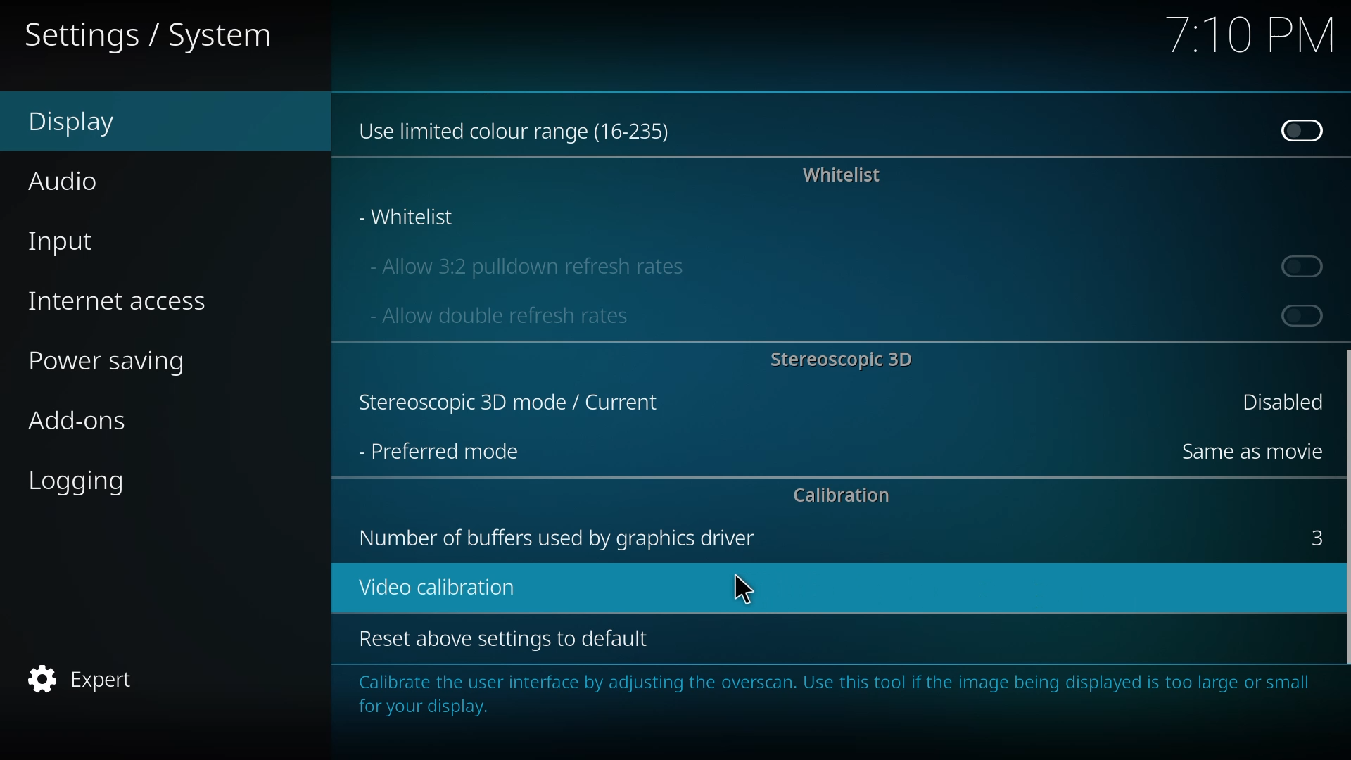  Describe the element at coordinates (521, 127) in the screenshot. I see `use limited color range` at that location.